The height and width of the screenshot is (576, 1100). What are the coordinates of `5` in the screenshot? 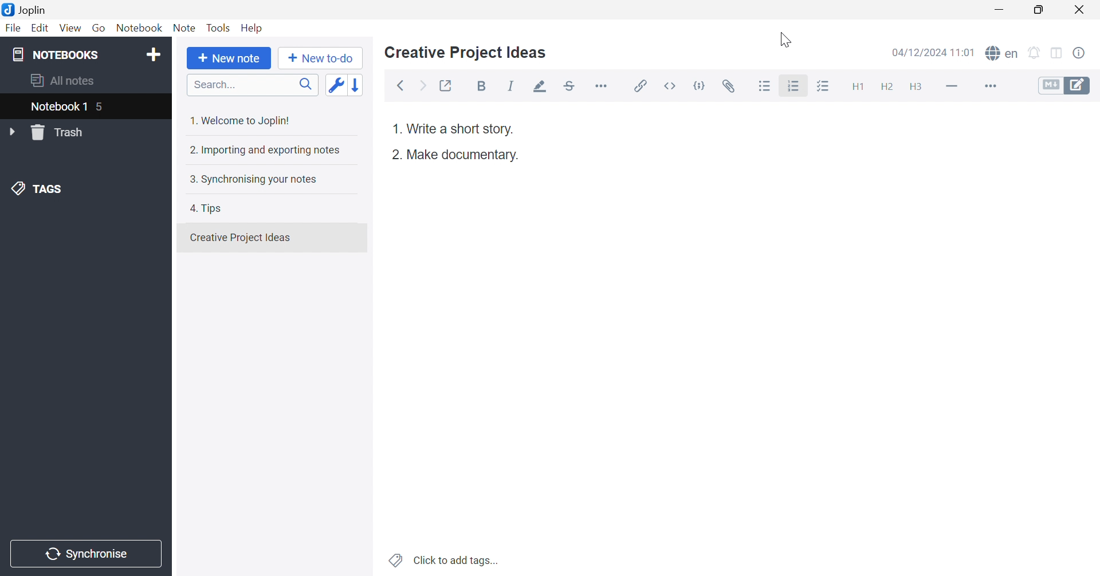 It's located at (105, 107).